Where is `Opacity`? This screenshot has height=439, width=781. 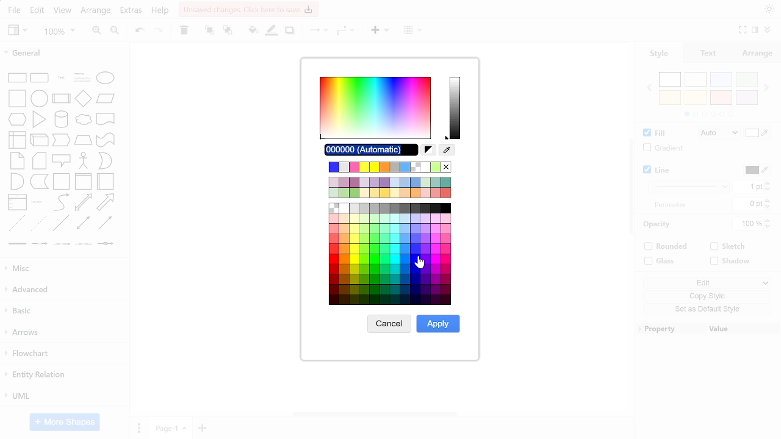 Opacity is located at coordinates (659, 224).